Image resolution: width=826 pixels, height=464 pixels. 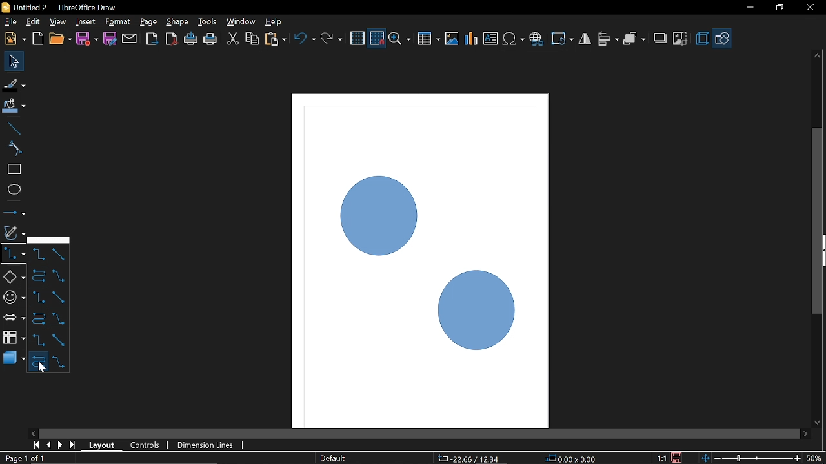 What do you see at coordinates (14, 275) in the screenshot?
I see `Basic shapes` at bounding box center [14, 275].